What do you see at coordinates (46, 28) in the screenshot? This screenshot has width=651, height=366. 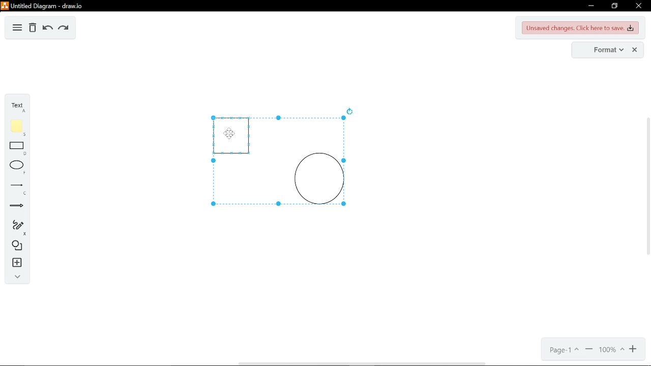 I see `undo` at bounding box center [46, 28].